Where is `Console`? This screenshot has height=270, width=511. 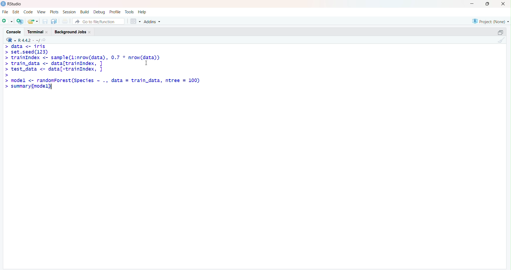
Console is located at coordinates (14, 31).